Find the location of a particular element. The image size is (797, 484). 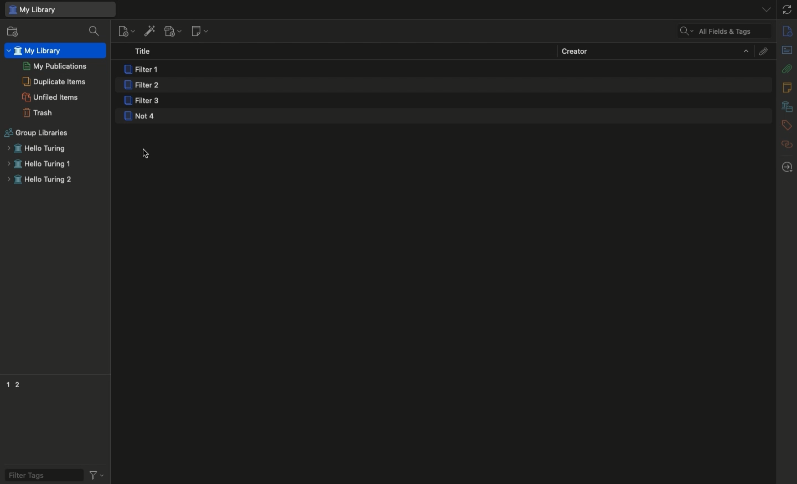

My library is located at coordinates (36, 51).